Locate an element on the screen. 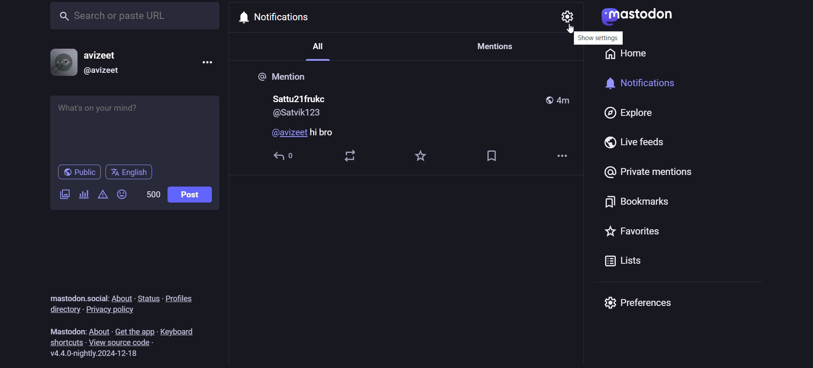 The height and width of the screenshot is (368, 813). cursor is located at coordinates (574, 27).